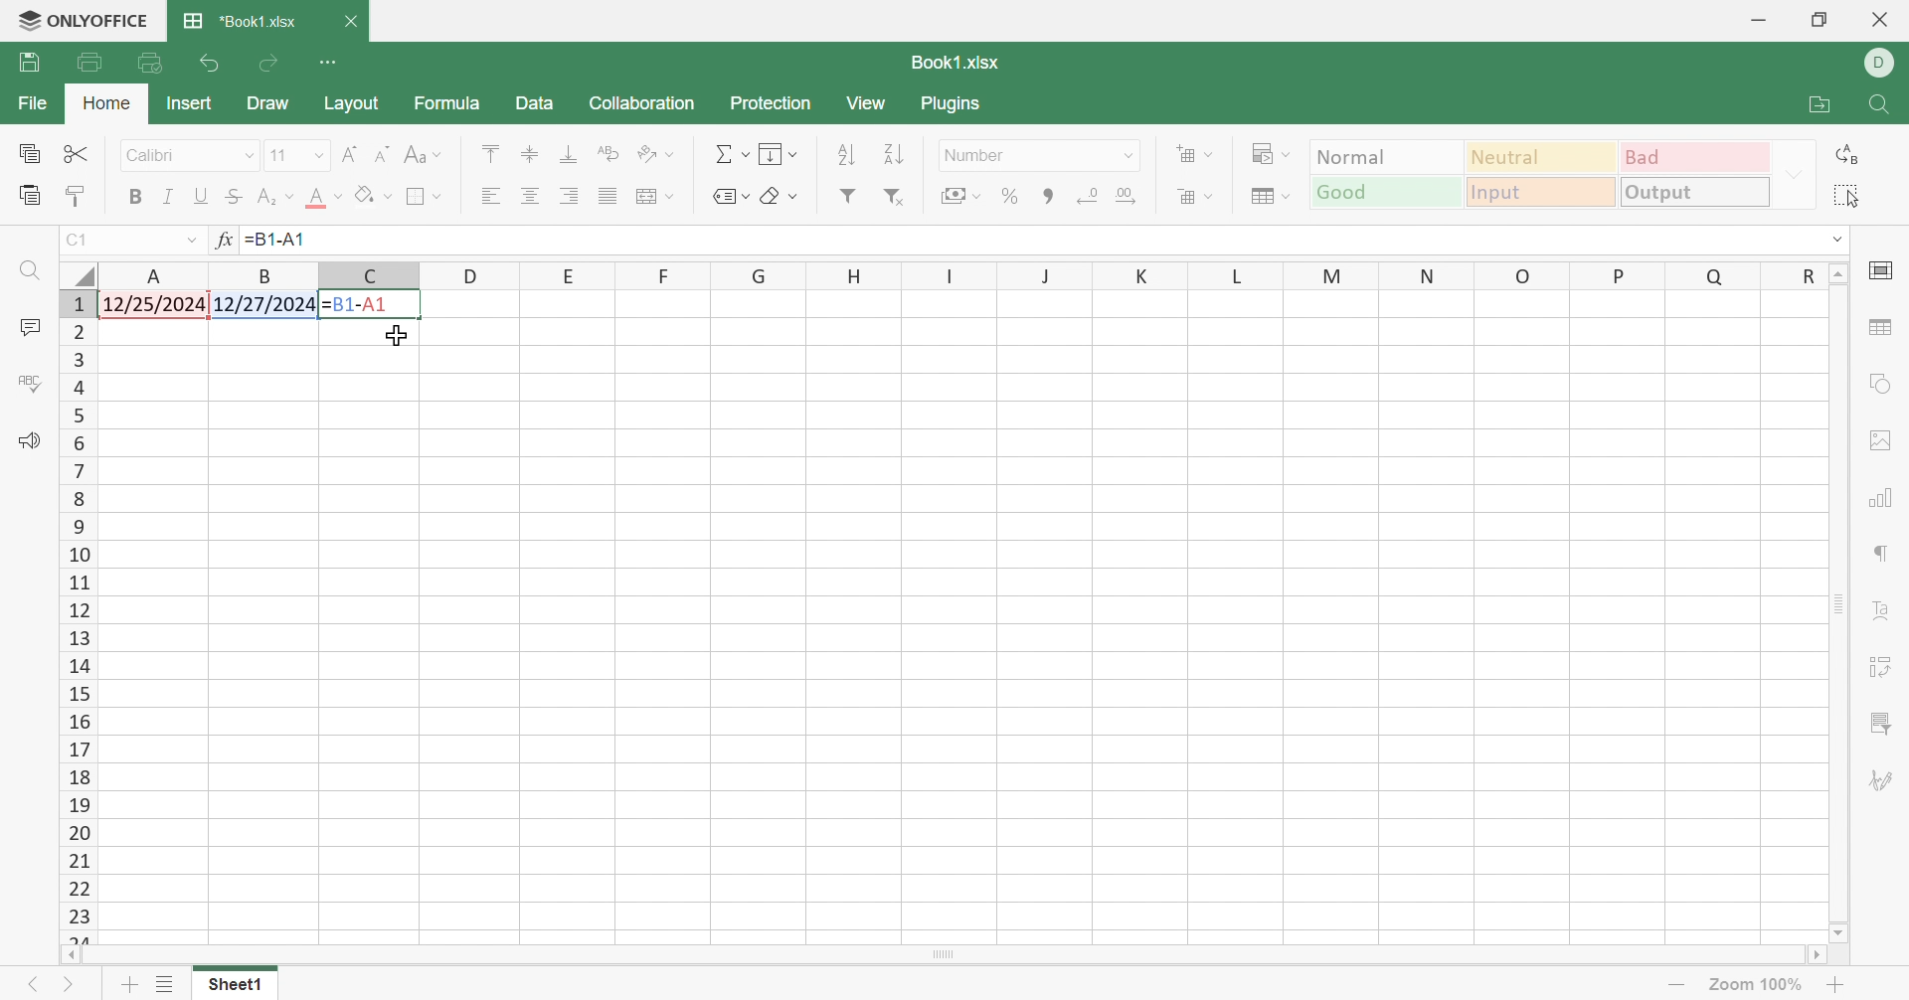  I want to click on Collaboration, so click(643, 102).